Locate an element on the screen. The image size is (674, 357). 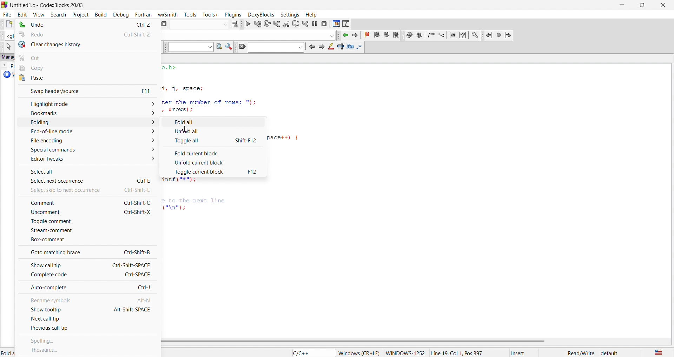
uncomment is located at coordinates (84, 213).